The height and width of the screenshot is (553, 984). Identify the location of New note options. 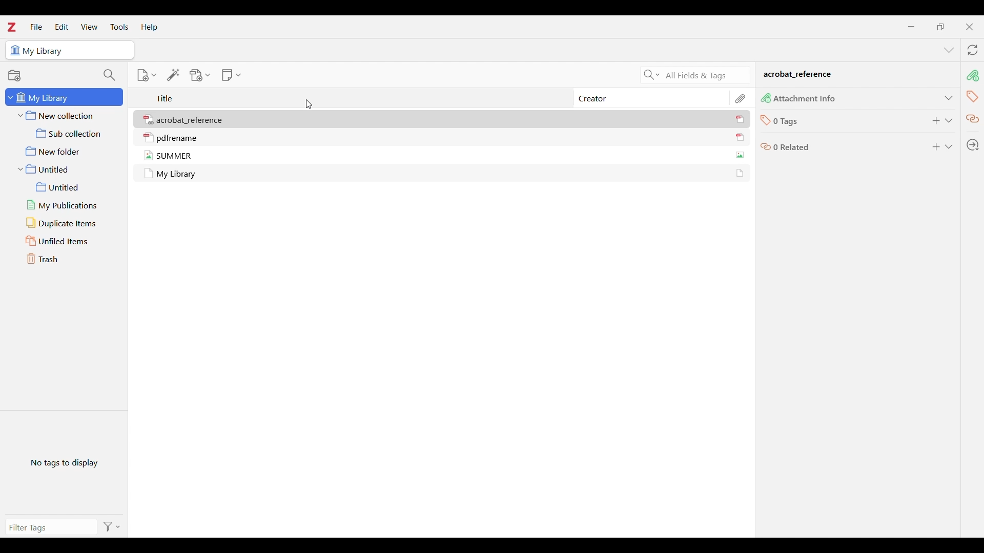
(232, 75).